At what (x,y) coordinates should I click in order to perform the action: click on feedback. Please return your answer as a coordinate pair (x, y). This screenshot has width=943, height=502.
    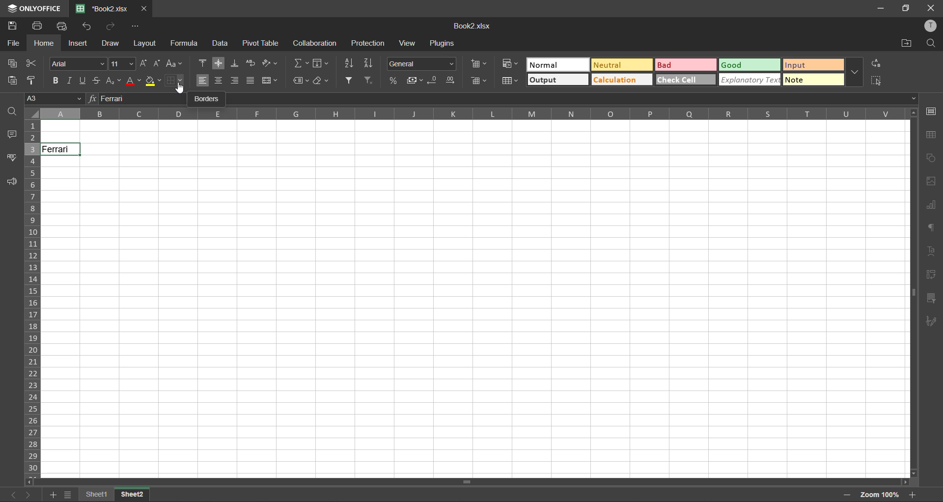
    Looking at the image, I should click on (13, 182).